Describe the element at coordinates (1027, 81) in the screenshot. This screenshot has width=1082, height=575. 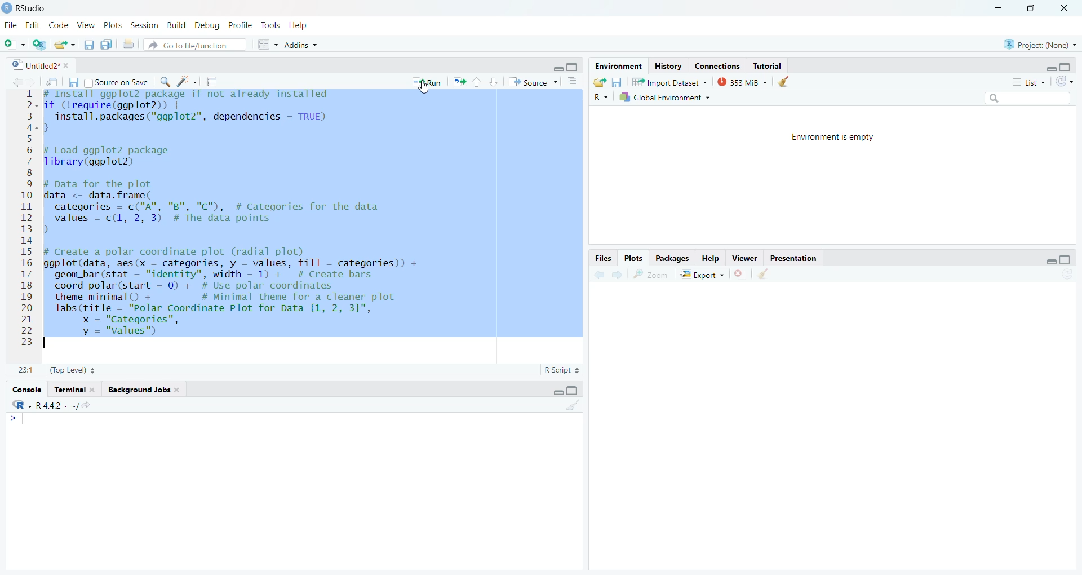
I see `list` at that location.